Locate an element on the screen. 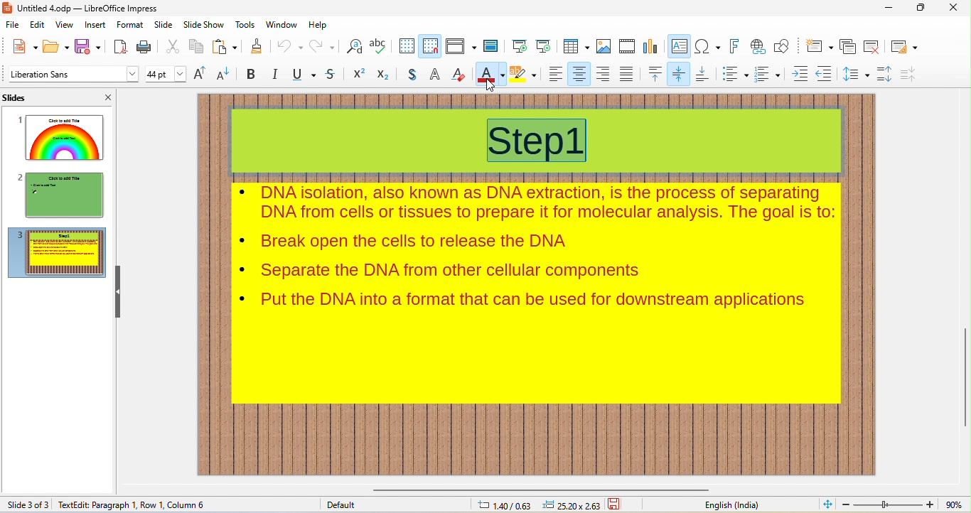 The width and height of the screenshot is (971, 513). increase indent is located at coordinates (800, 73).